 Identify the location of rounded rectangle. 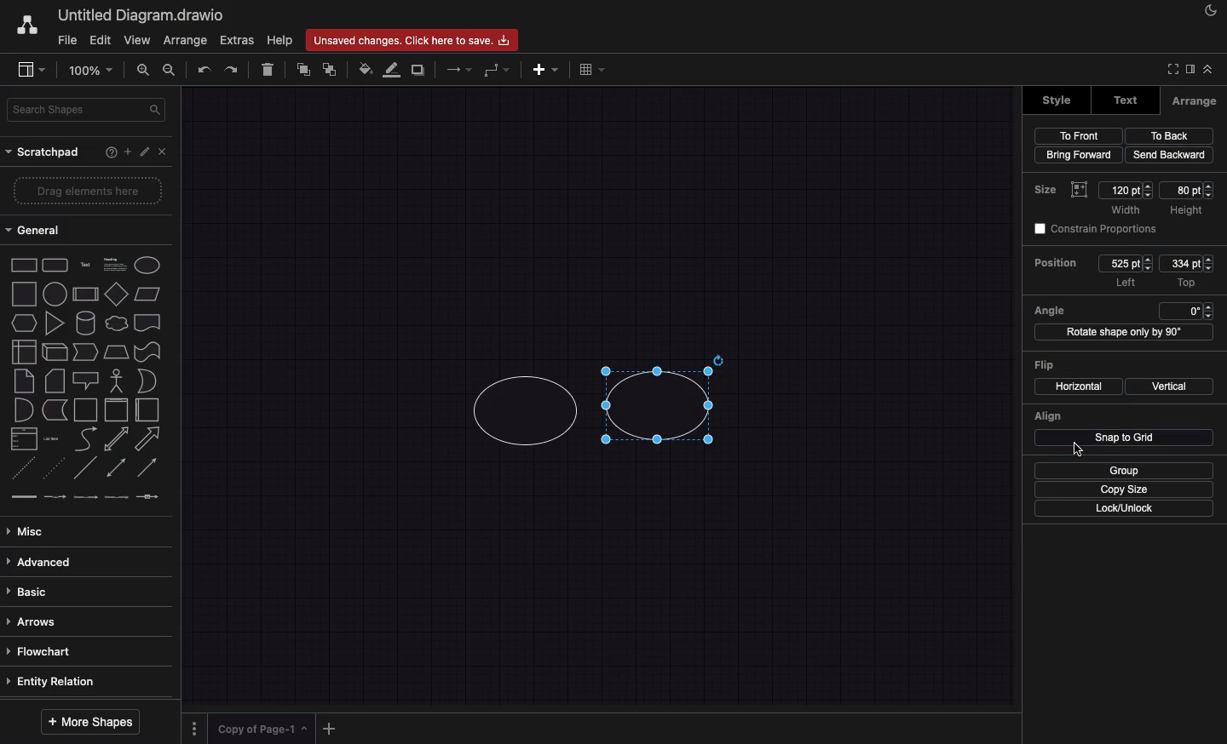
(55, 266).